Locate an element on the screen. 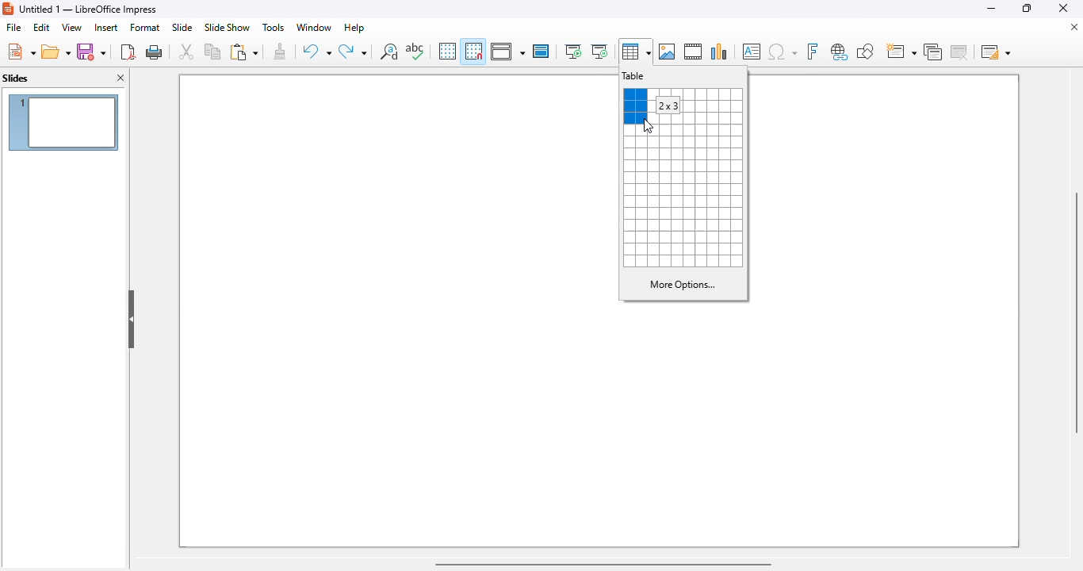 The width and height of the screenshot is (1083, 571). cut is located at coordinates (187, 52).